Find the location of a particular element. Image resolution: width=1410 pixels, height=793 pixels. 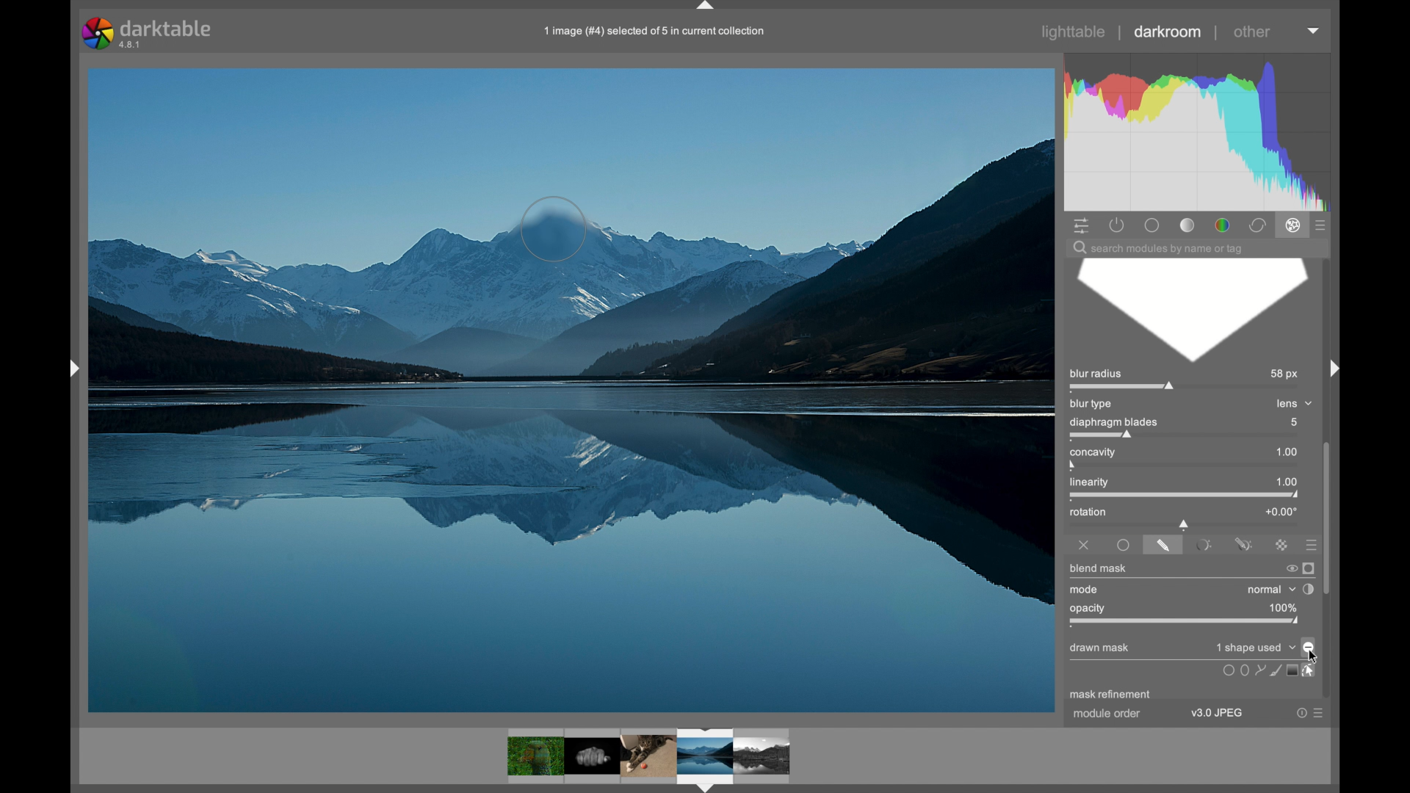

diaphragm blades is located at coordinates (1116, 427).